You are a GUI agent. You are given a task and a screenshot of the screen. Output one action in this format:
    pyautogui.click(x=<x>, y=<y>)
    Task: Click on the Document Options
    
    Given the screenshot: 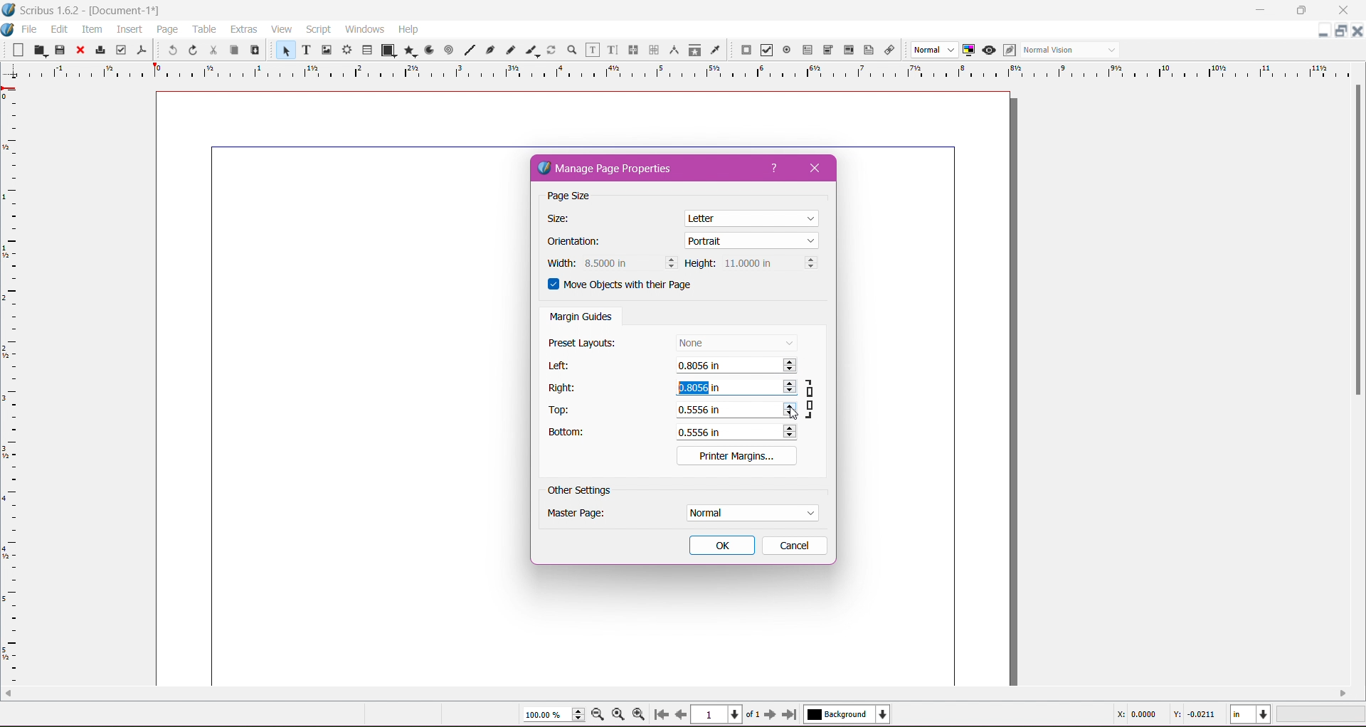 What is the action you would take?
    pyautogui.click(x=9, y=28)
    